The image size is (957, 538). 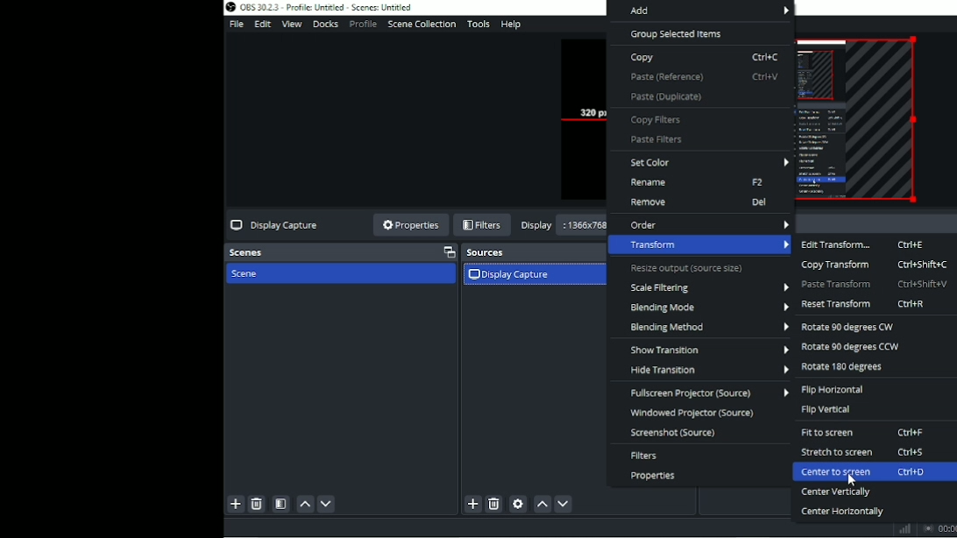 What do you see at coordinates (255, 274) in the screenshot?
I see `Scene` at bounding box center [255, 274].